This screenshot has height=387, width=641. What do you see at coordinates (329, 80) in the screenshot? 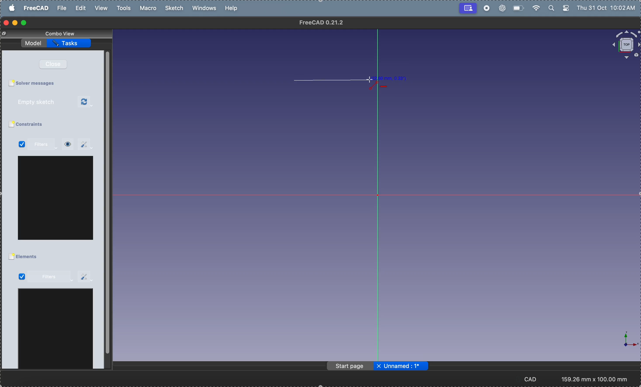
I see `line` at bounding box center [329, 80].